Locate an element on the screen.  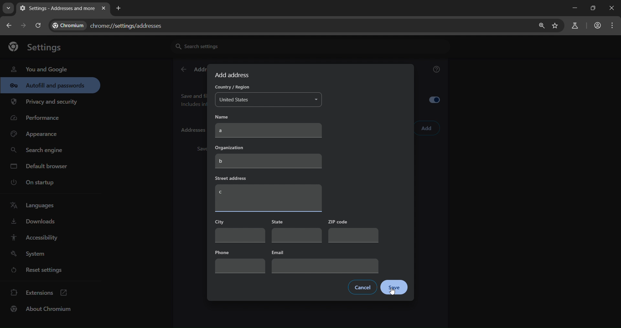
get help is located at coordinates (437, 70).